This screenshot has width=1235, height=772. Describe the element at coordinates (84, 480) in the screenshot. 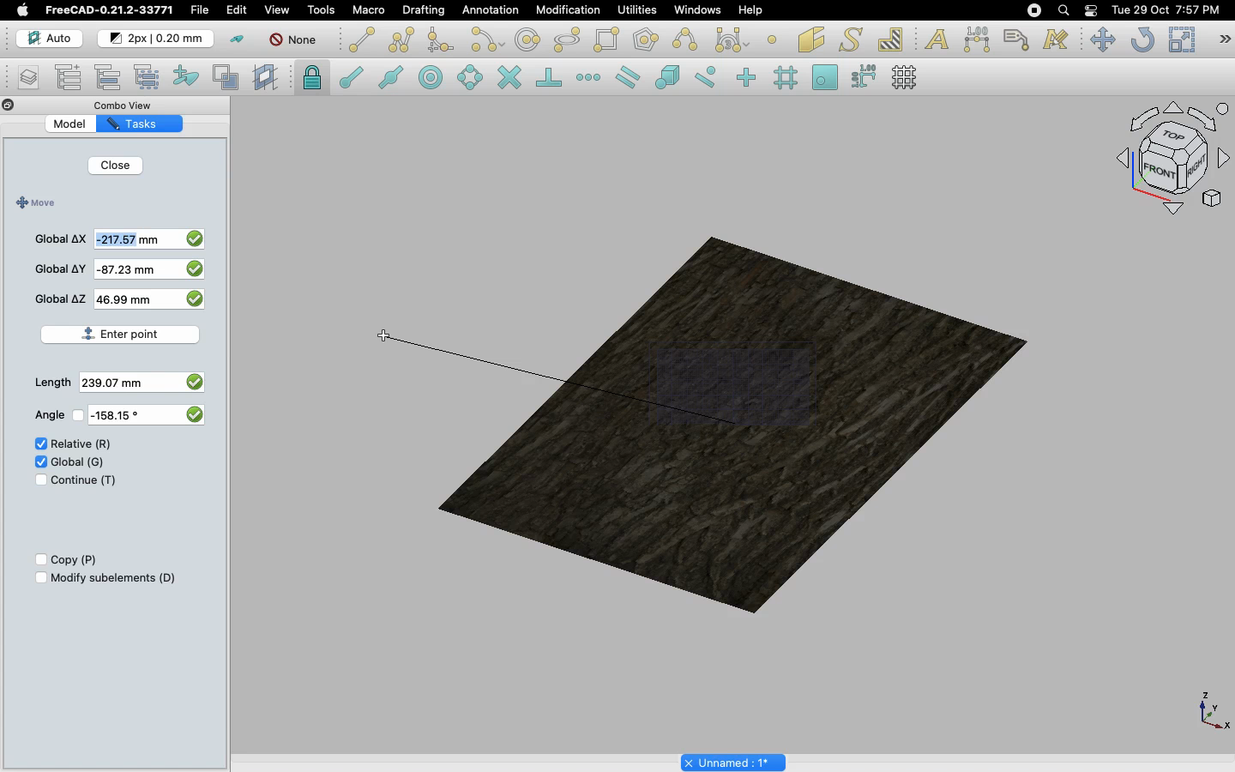

I see `Continue ` at that location.